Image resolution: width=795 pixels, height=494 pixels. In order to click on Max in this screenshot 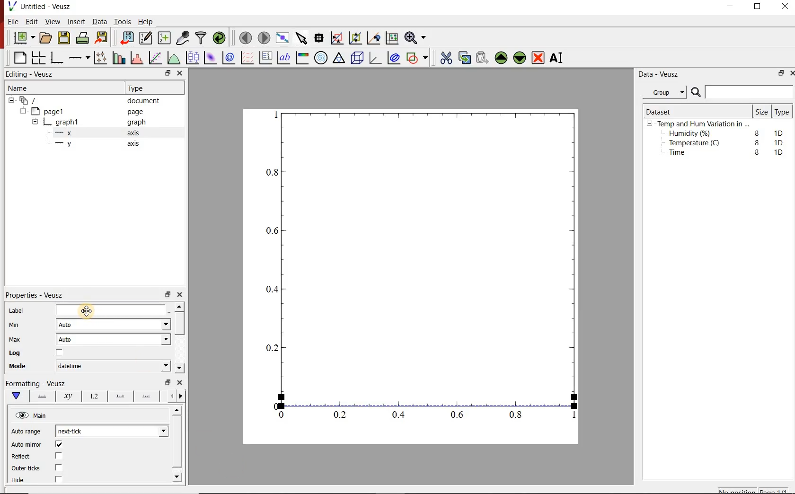, I will do `click(20, 339)`.